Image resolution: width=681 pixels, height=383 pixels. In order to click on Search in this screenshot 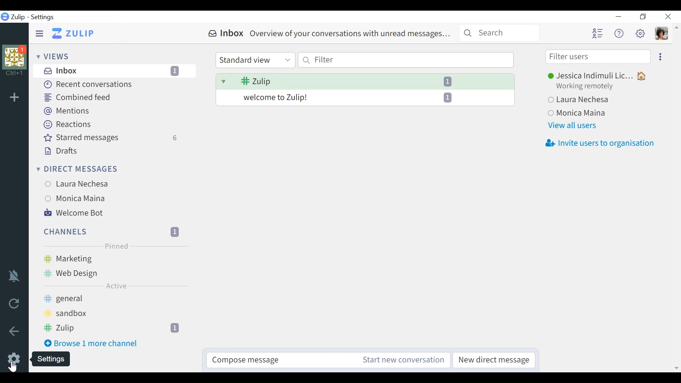, I will do `click(499, 33)`.